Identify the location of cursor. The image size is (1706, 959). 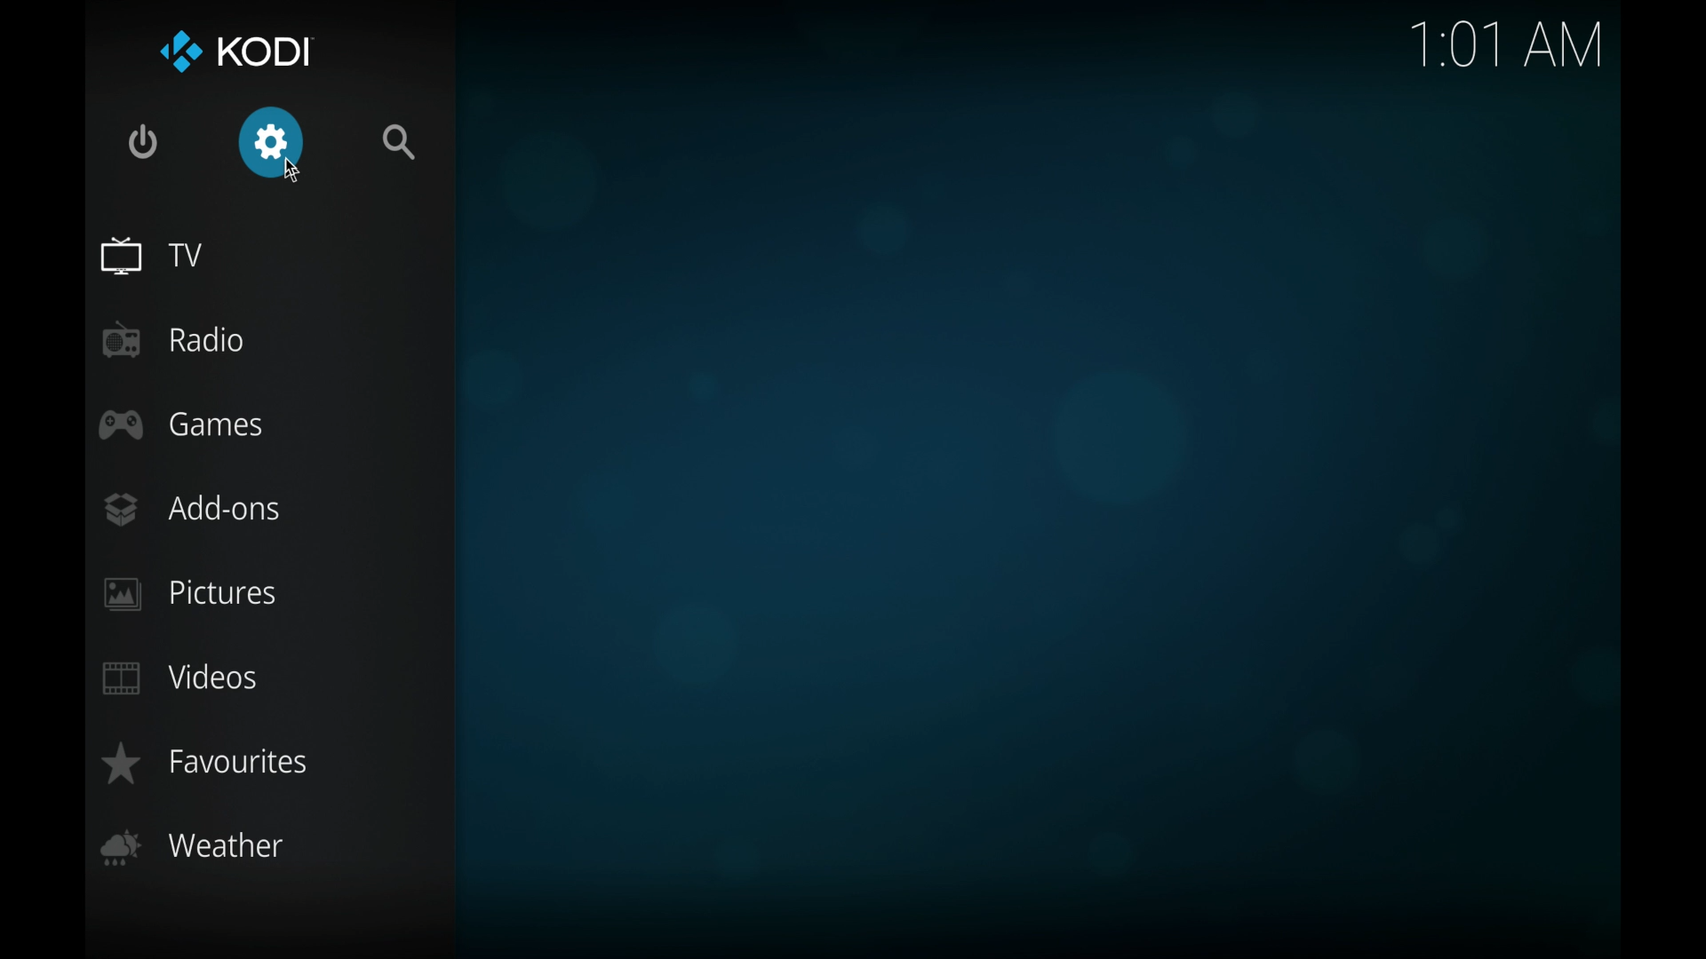
(287, 177).